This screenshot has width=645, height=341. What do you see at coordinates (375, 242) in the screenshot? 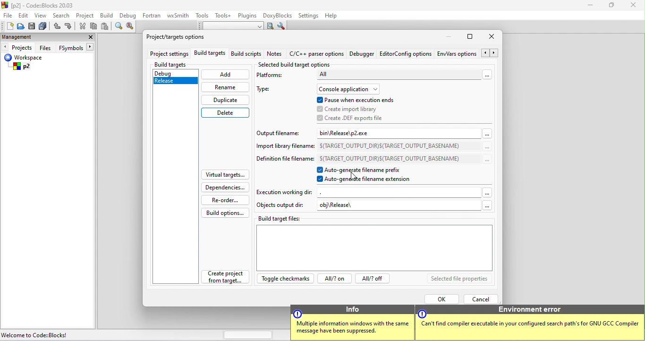
I see `build target files` at bounding box center [375, 242].